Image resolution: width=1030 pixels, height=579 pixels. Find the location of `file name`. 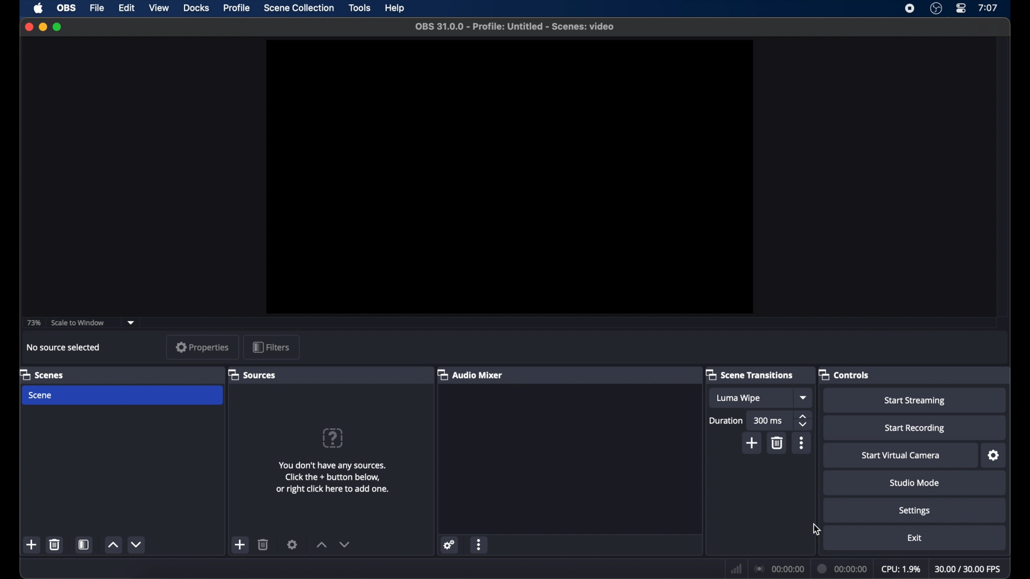

file name is located at coordinates (514, 27).